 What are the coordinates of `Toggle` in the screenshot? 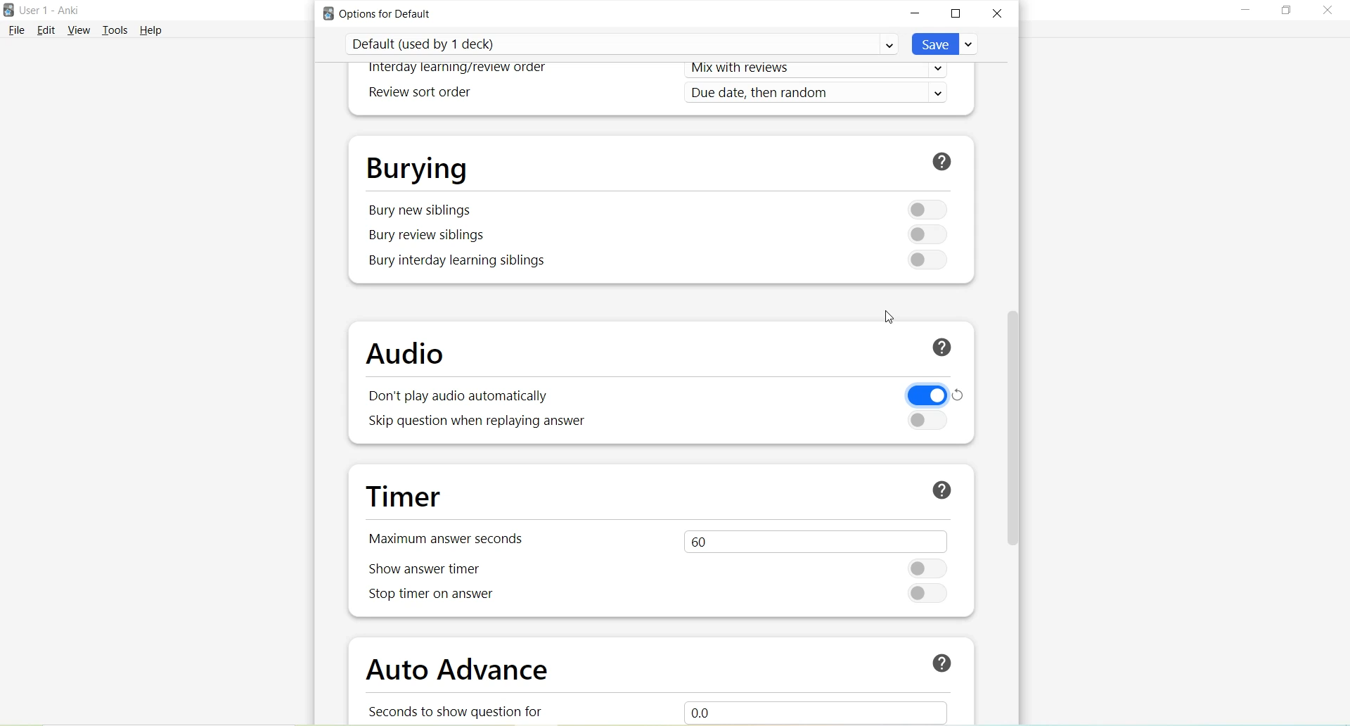 It's located at (922, 395).